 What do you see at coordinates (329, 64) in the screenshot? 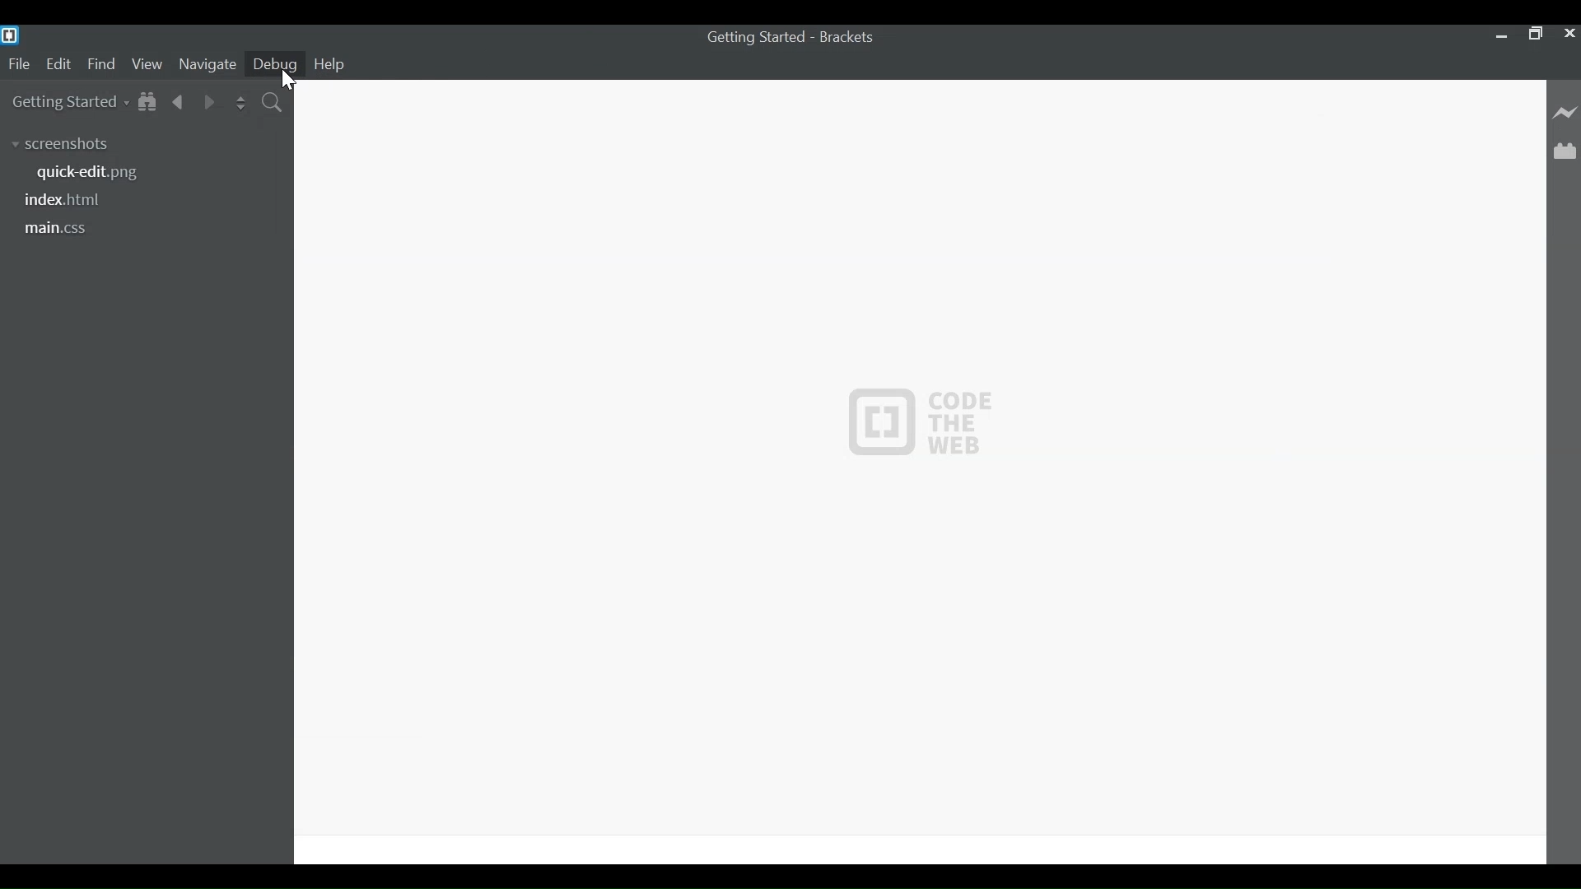
I see `Help` at bounding box center [329, 64].